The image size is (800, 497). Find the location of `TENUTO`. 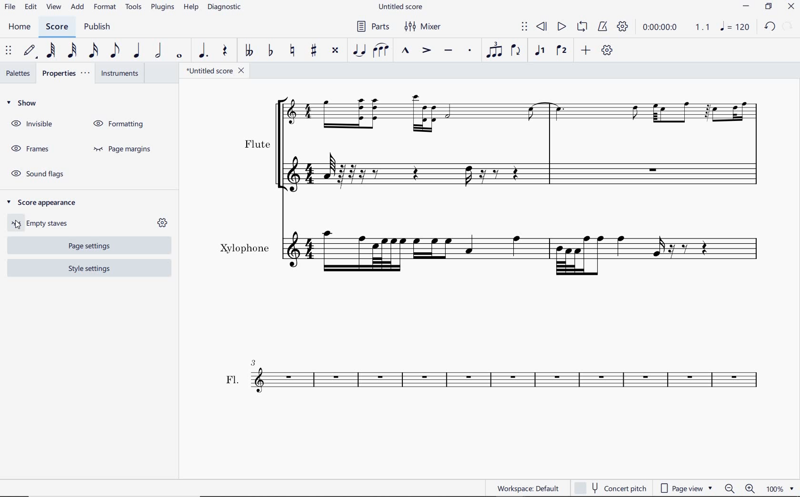

TENUTO is located at coordinates (448, 50).